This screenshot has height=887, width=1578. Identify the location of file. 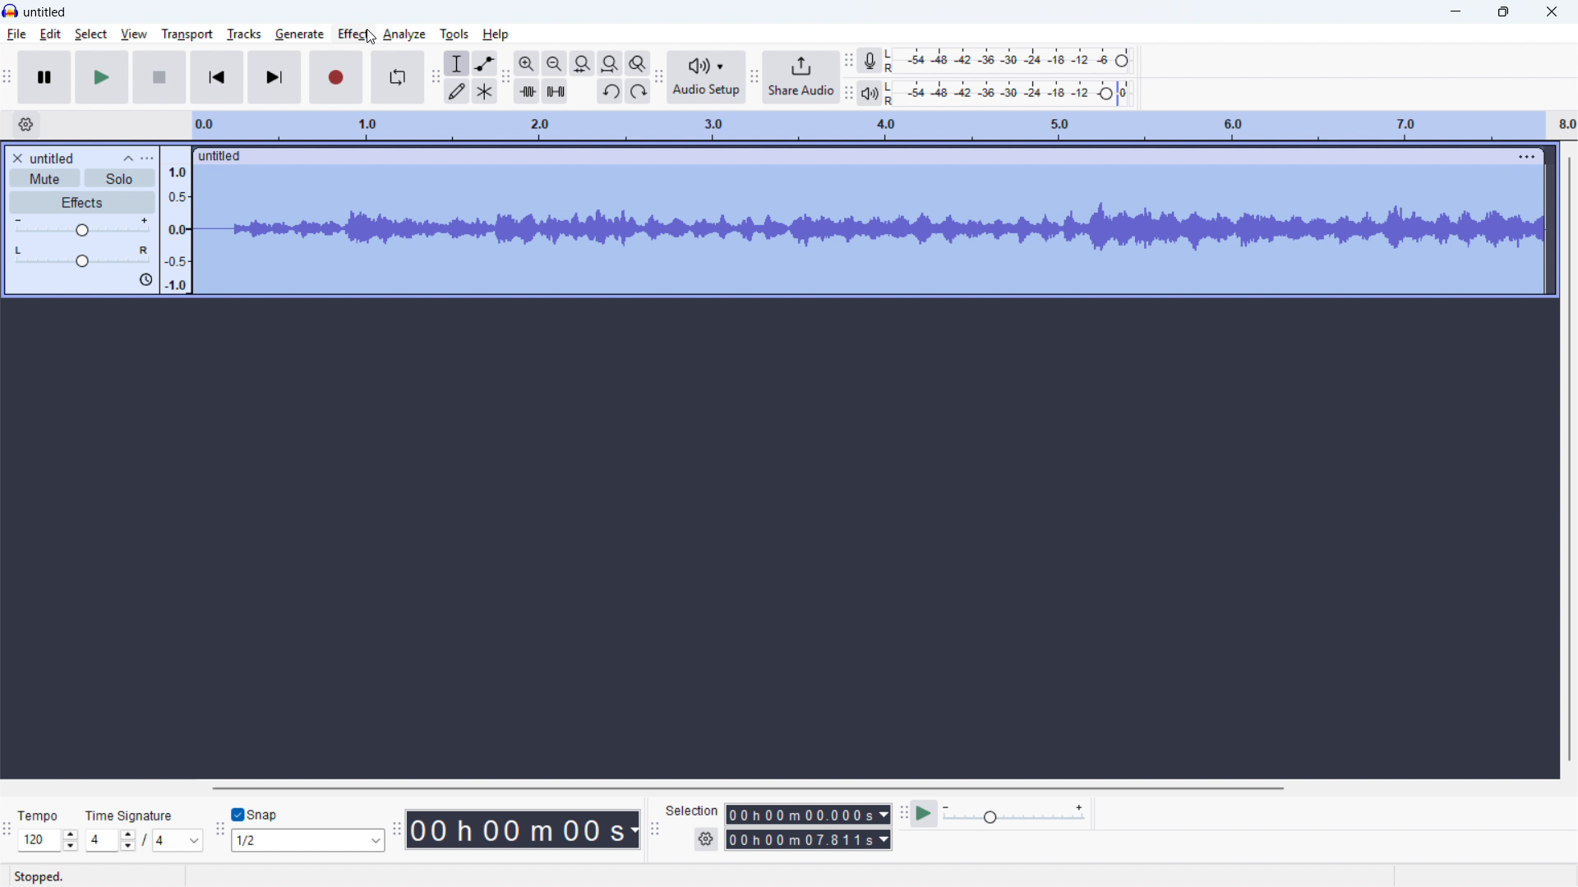
(17, 34).